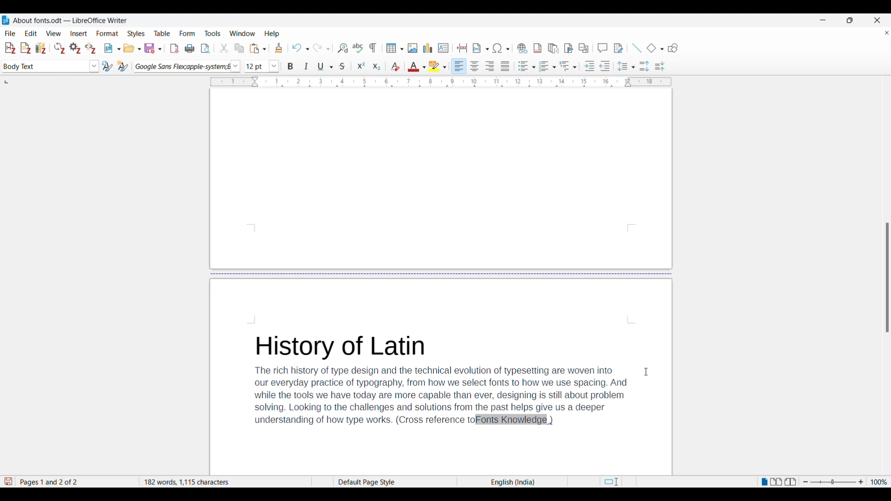  I want to click on 182 words, 1115 characters , so click(224, 482).